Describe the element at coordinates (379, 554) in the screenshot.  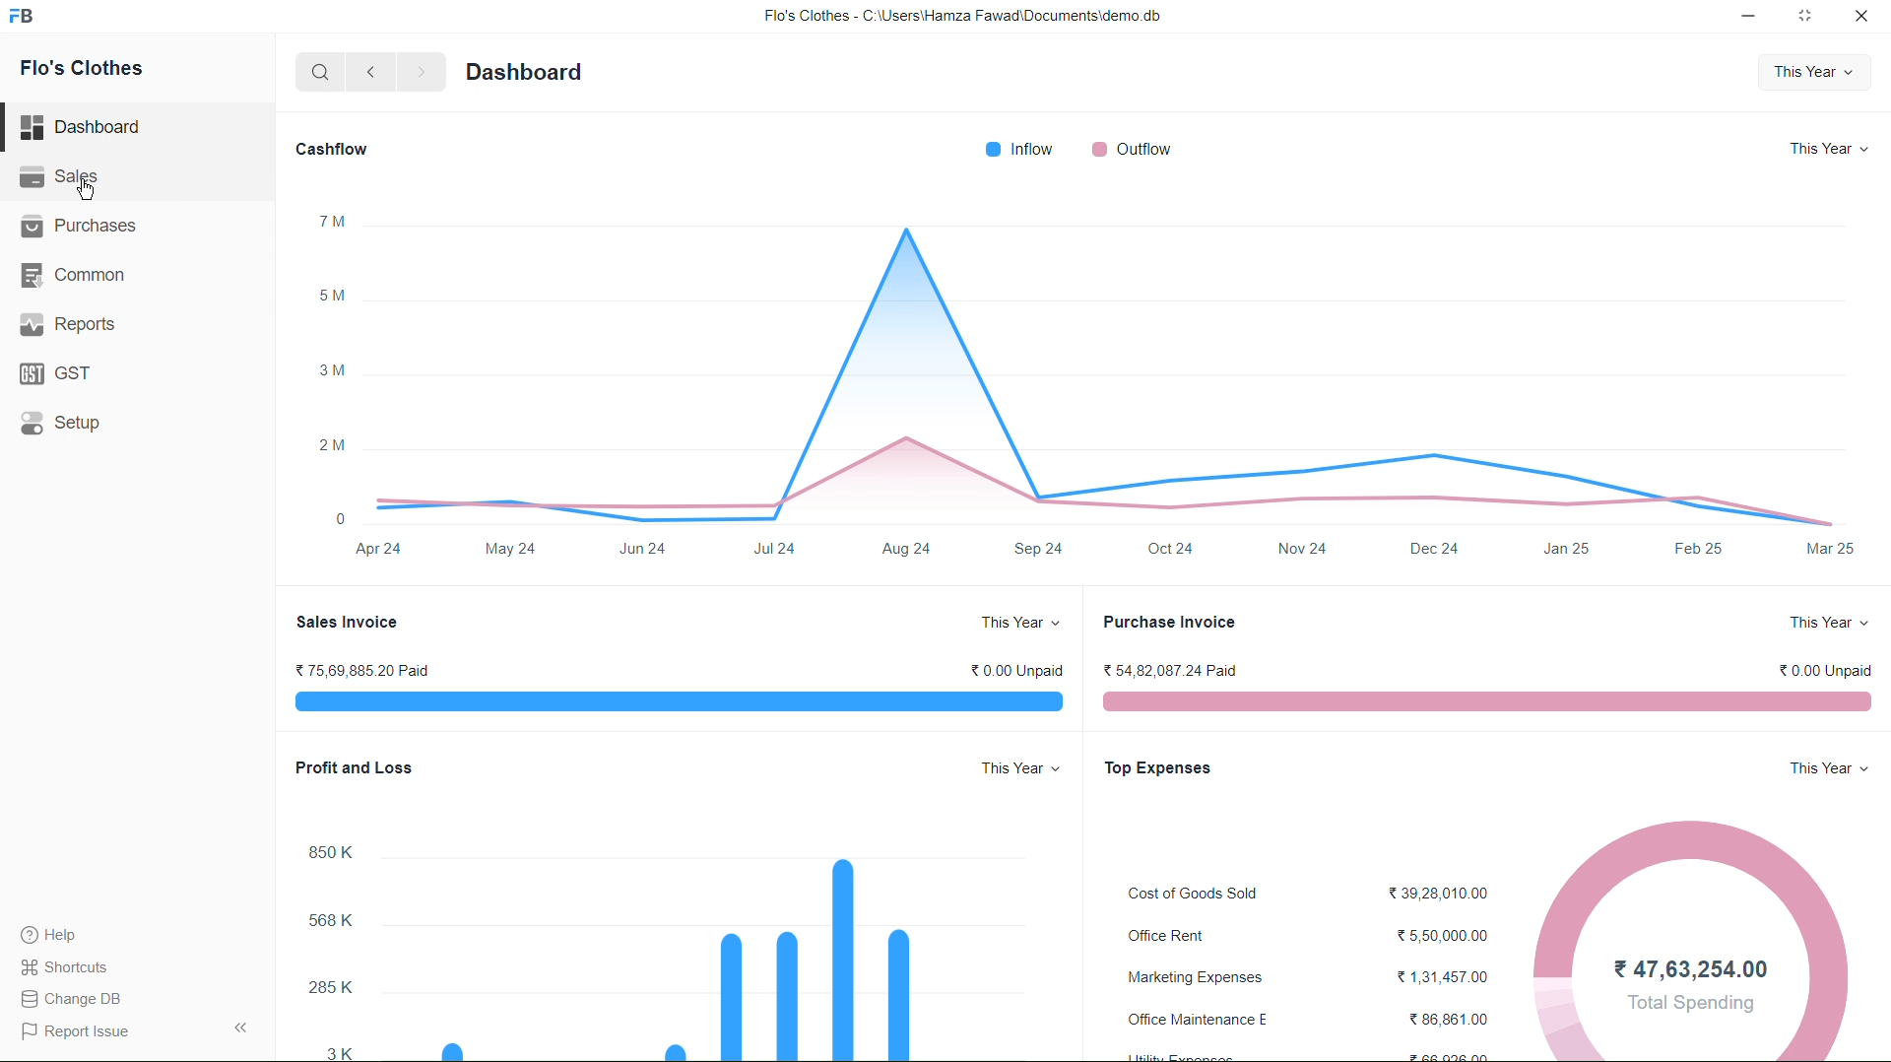
I see `Apr24` at that location.